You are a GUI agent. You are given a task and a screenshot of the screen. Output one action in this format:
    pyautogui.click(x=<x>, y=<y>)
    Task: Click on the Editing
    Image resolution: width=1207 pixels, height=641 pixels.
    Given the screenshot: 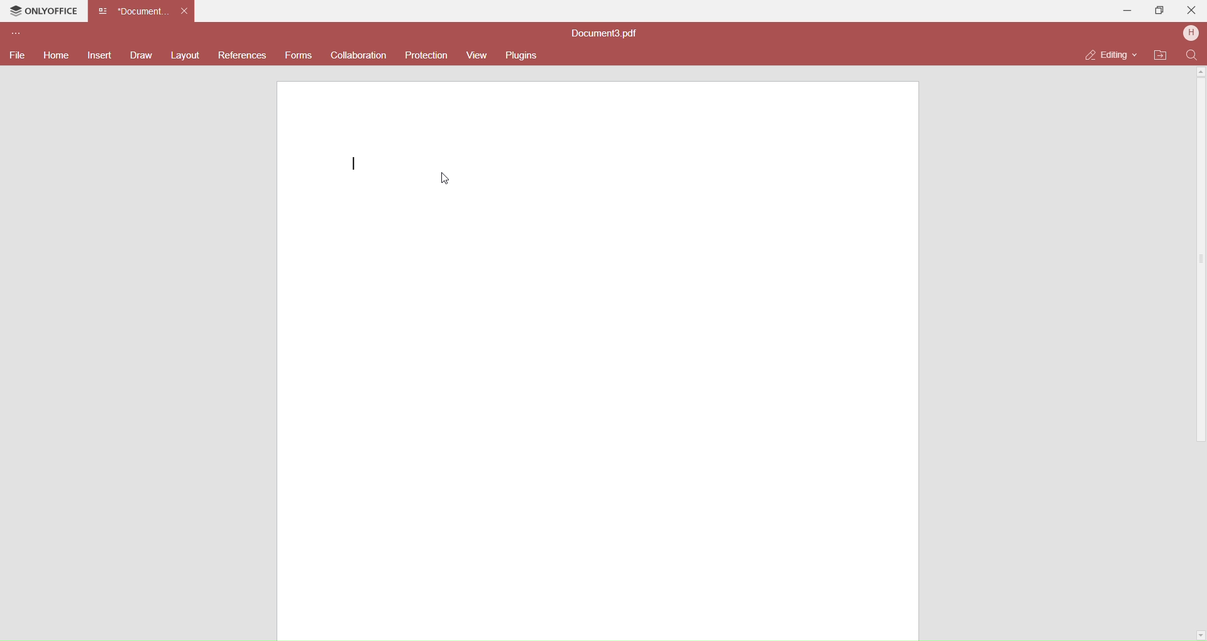 What is the action you would take?
    pyautogui.click(x=1106, y=54)
    